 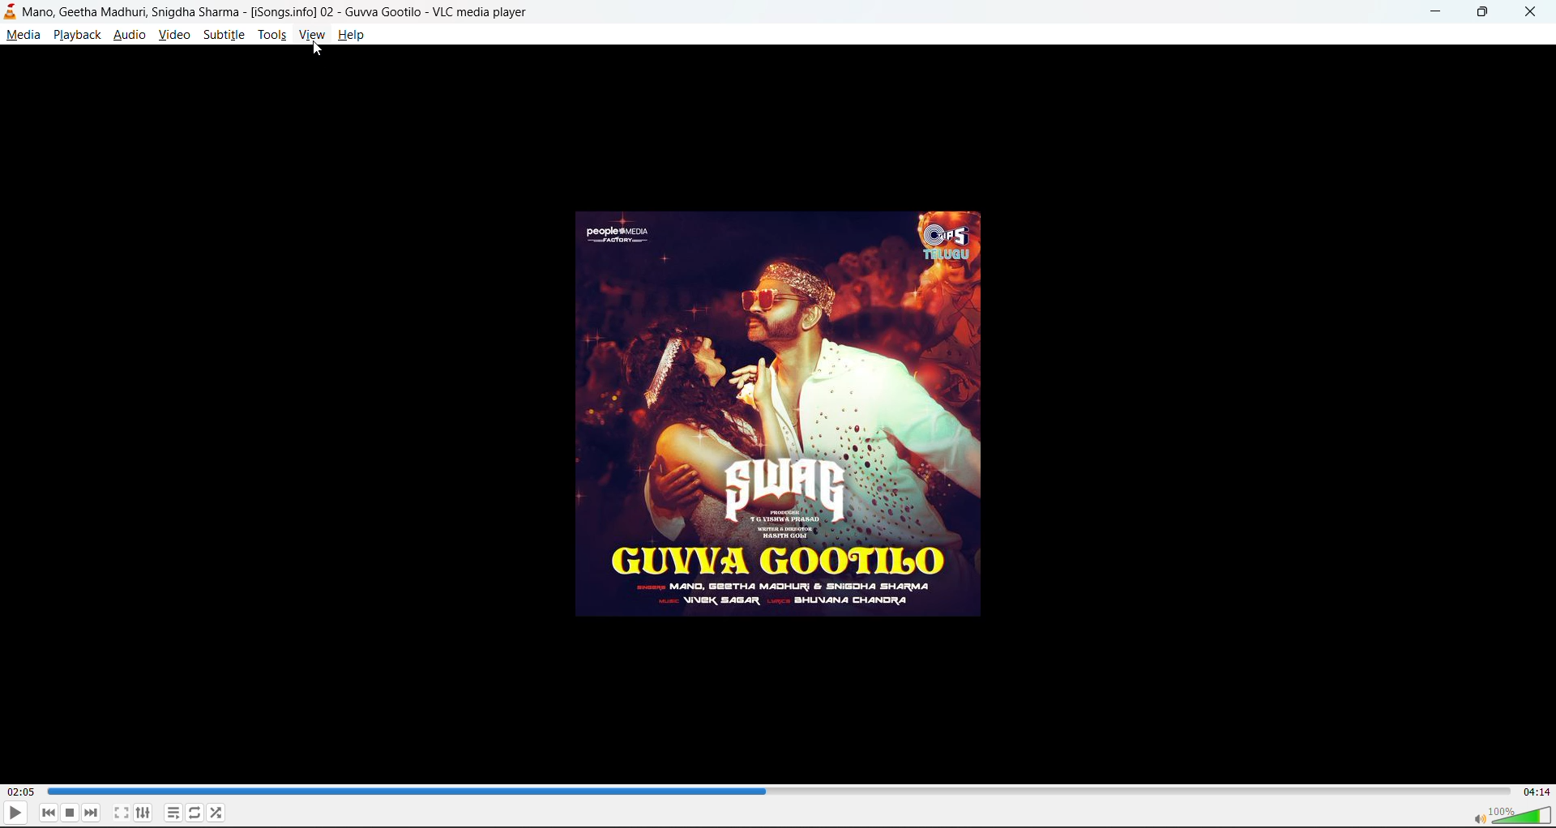 What do you see at coordinates (1533, 792) in the screenshot?
I see `total time` at bounding box center [1533, 792].